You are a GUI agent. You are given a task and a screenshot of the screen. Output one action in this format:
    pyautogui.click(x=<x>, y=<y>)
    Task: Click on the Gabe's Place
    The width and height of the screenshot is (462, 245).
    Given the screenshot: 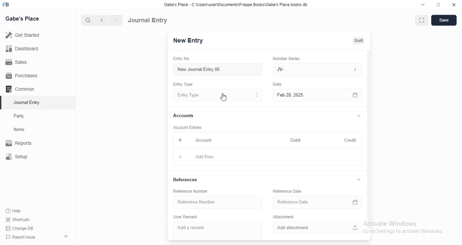 What is the action you would take?
    pyautogui.click(x=22, y=18)
    